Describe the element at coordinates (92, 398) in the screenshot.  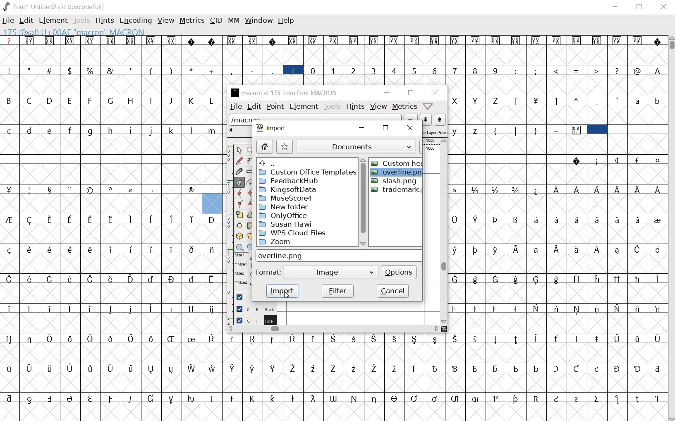
I see `Symbol` at that location.